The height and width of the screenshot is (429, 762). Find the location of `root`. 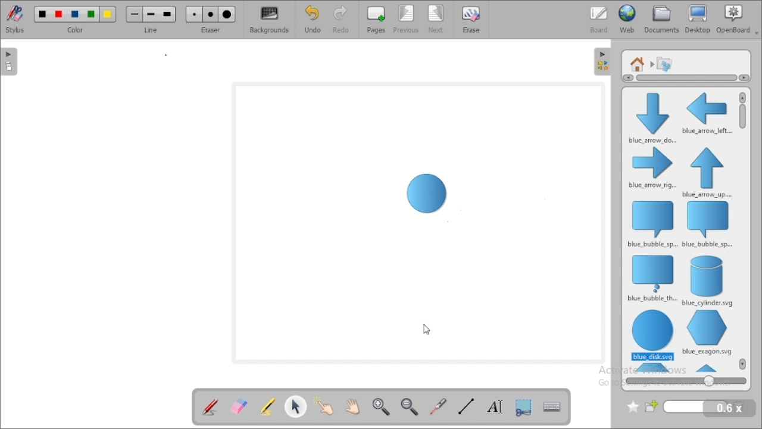

root is located at coordinates (638, 64).